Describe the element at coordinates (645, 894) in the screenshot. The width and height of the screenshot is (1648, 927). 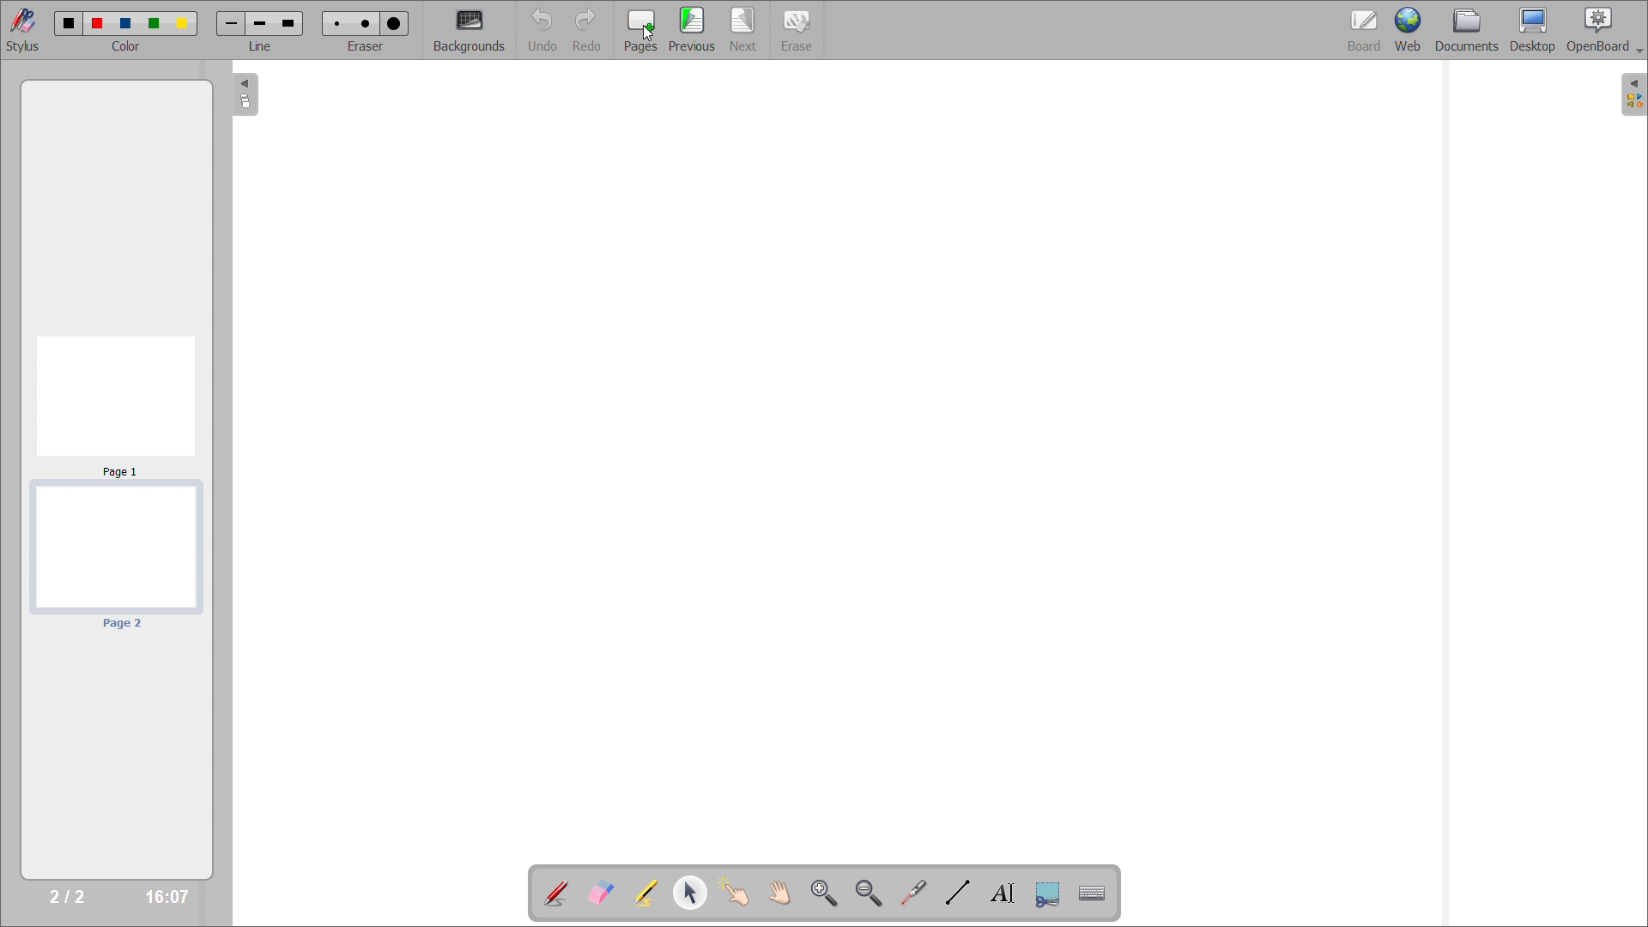
I see `highlight` at that location.